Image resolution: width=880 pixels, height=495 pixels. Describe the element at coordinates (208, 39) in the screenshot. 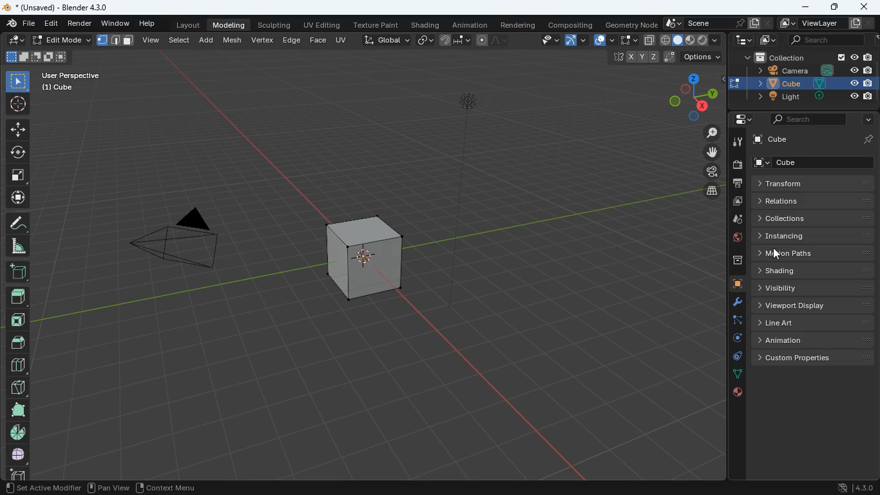

I see `add` at that location.